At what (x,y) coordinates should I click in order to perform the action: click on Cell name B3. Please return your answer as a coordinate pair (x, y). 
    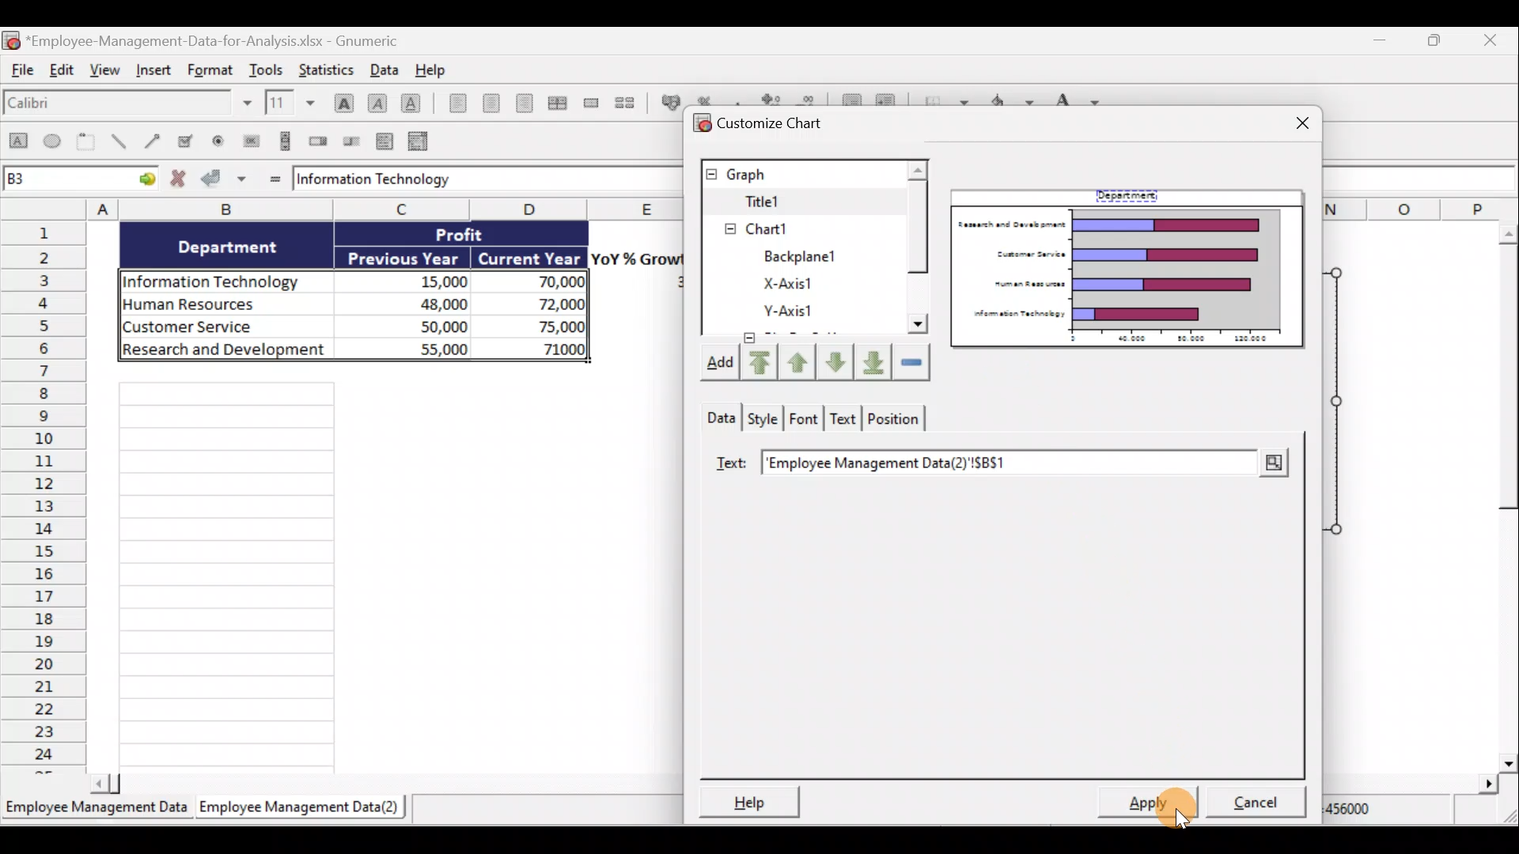
    Looking at the image, I should click on (63, 180).